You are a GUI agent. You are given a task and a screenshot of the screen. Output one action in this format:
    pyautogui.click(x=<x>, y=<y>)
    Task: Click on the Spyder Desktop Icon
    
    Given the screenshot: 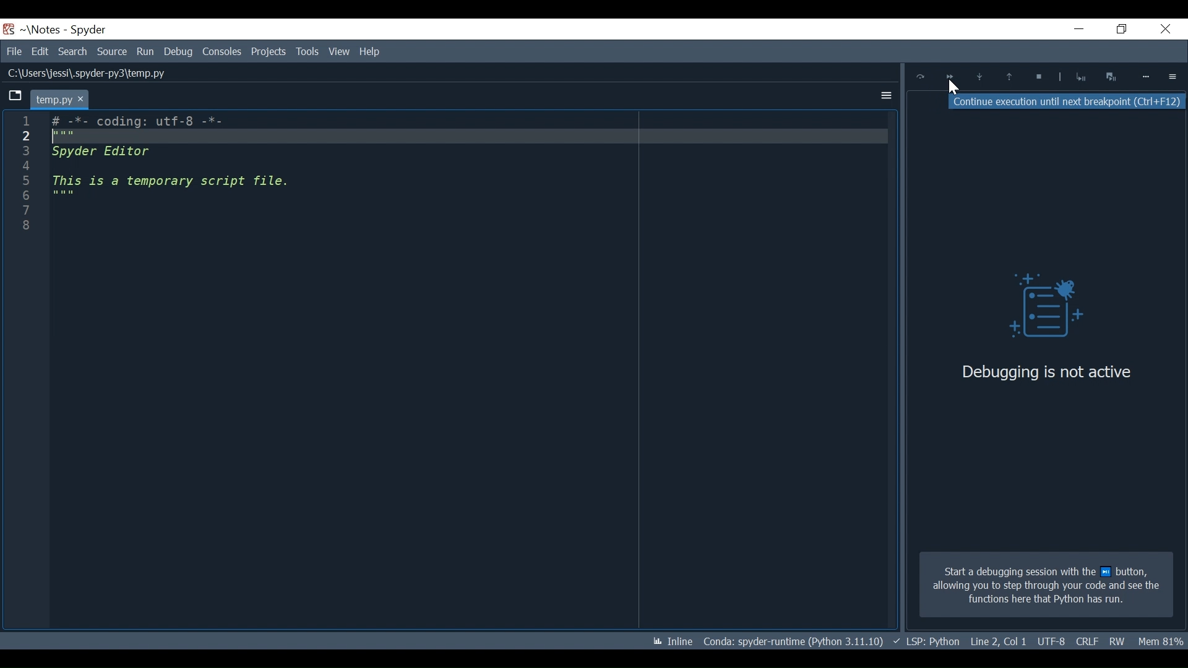 What is the action you would take?
    pyautogui.click(x=9, y=29)
    